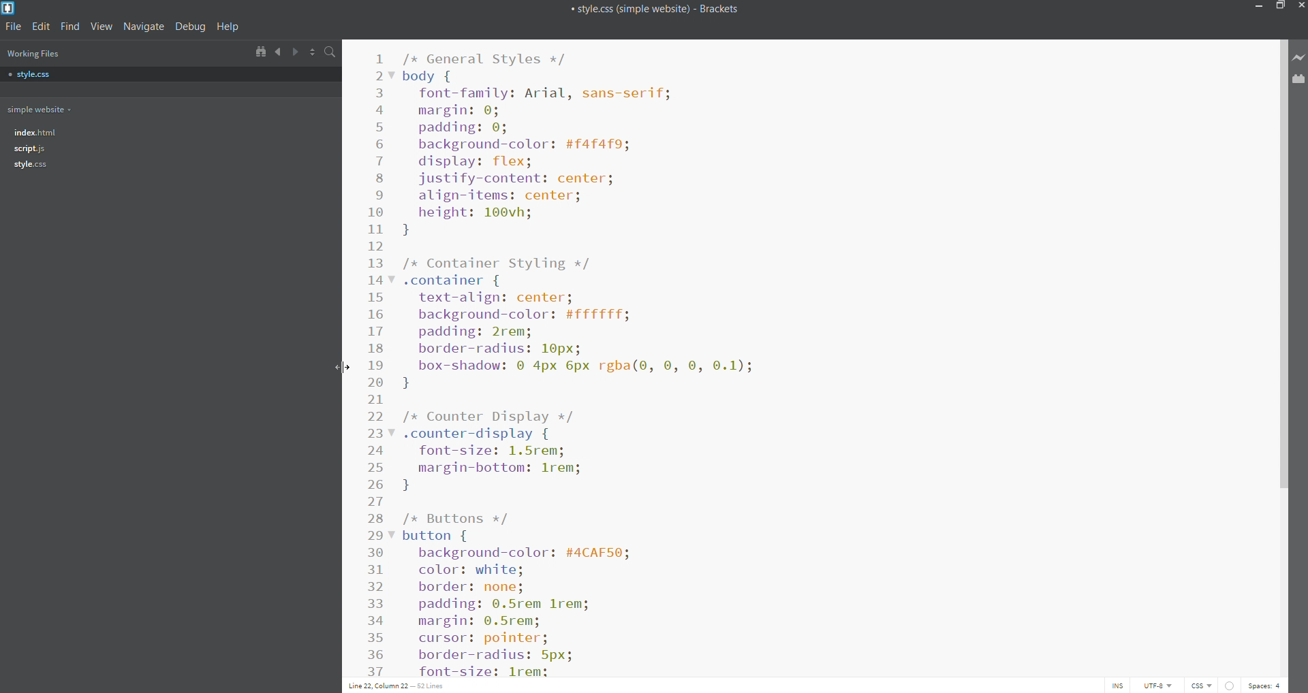 This screenshot has width=1308, height=693. I want to click on file tree- index.html, so click(37, 131).